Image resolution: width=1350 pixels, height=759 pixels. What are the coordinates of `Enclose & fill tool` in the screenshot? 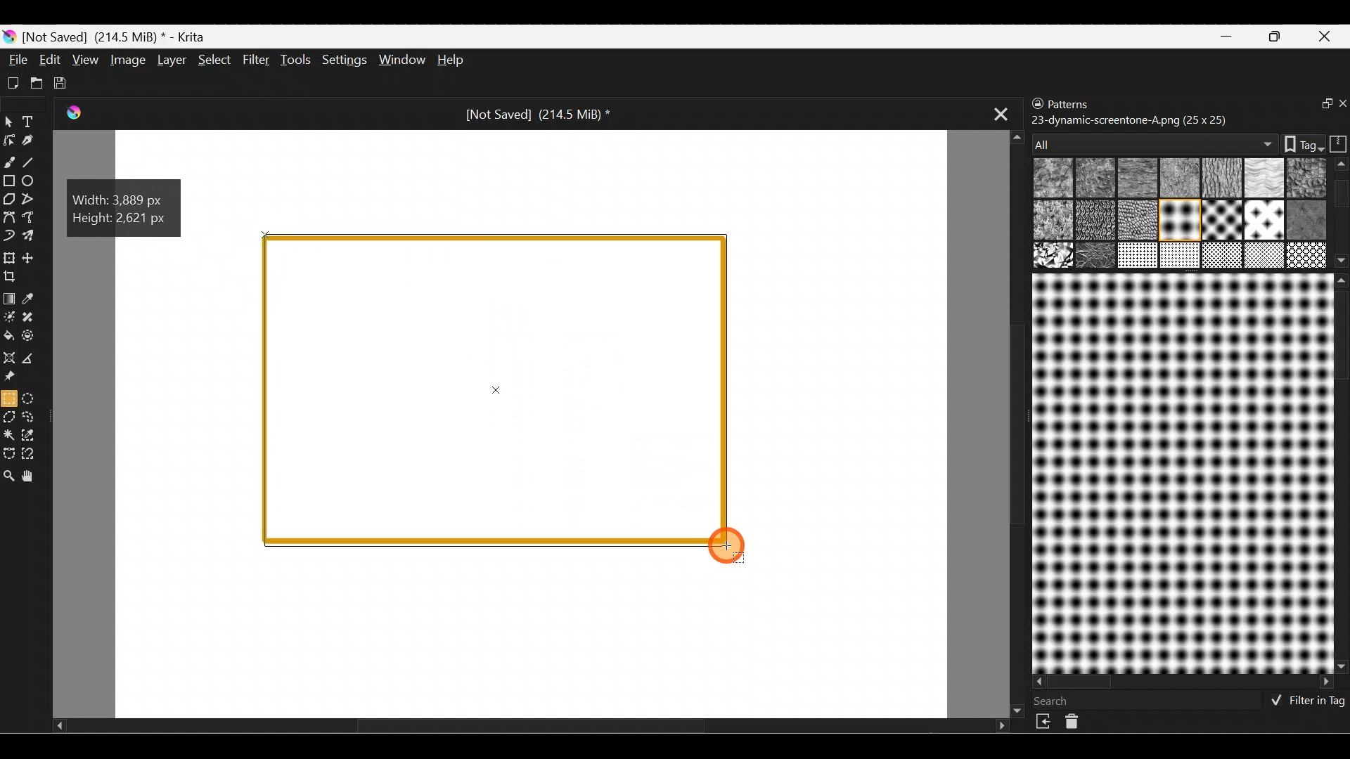 It's located at (35, 336).